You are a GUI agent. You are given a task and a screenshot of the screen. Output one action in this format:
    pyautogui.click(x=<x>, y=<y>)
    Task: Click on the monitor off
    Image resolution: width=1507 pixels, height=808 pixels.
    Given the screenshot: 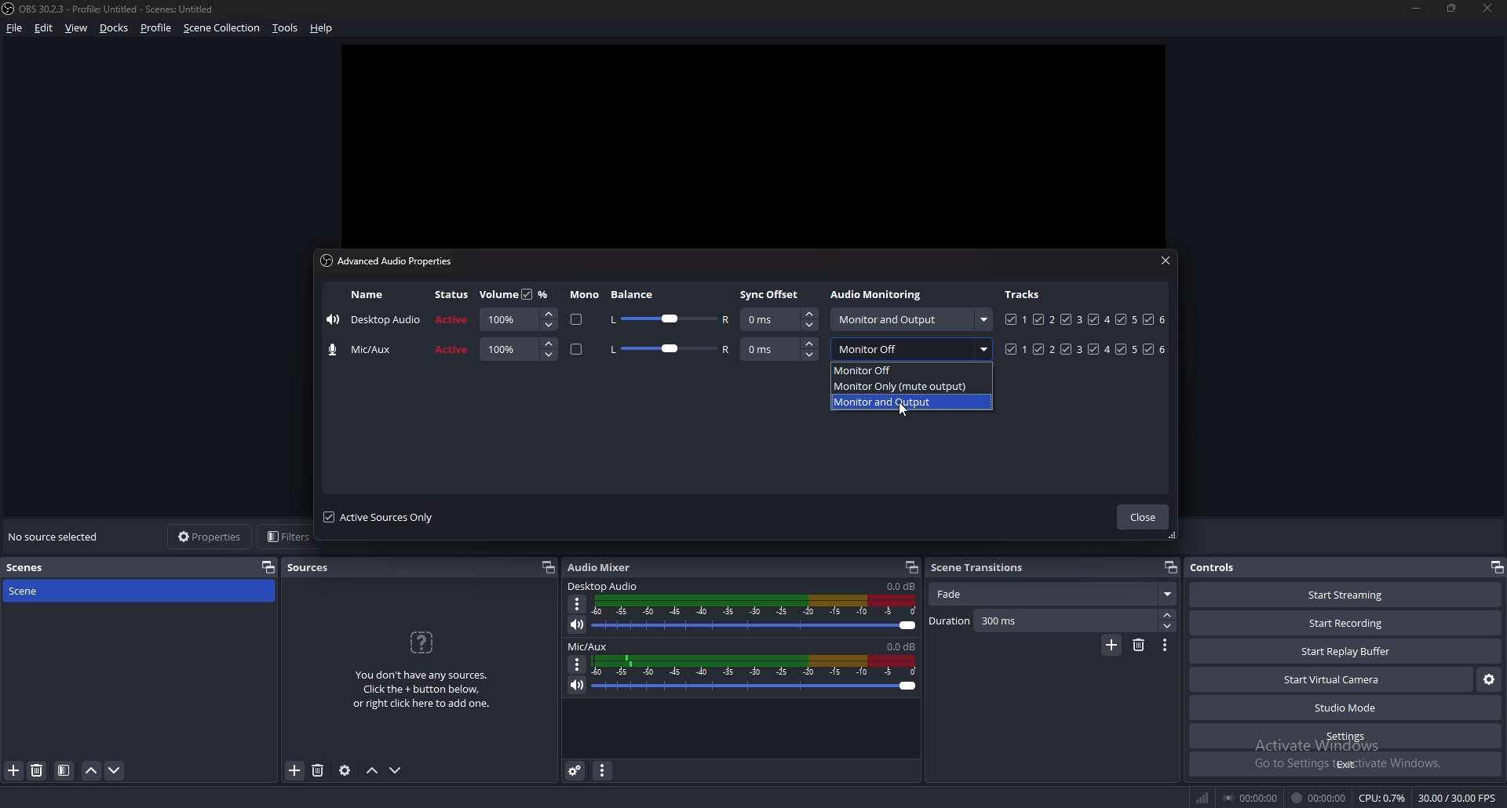 What is the action you would take?
    pyautogui.click(x=910, y=371)
    